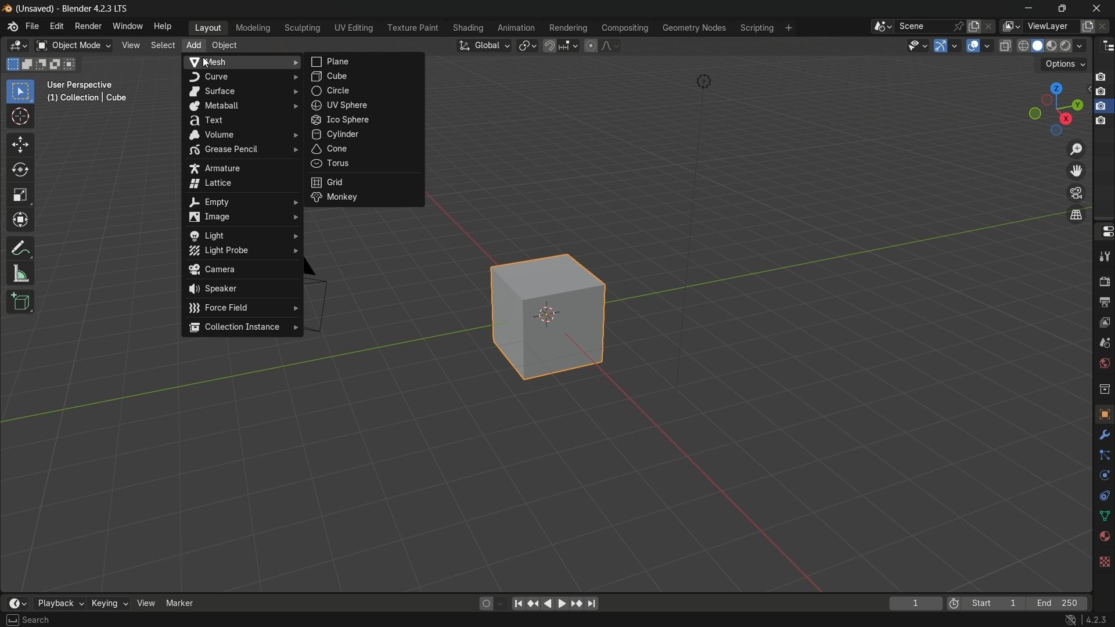 The width and height of the screenshot is (1115, 627). What do you see at coordinates (1054, 46) in the screenshot?
I see `render` at bounding box center [1054, 46].